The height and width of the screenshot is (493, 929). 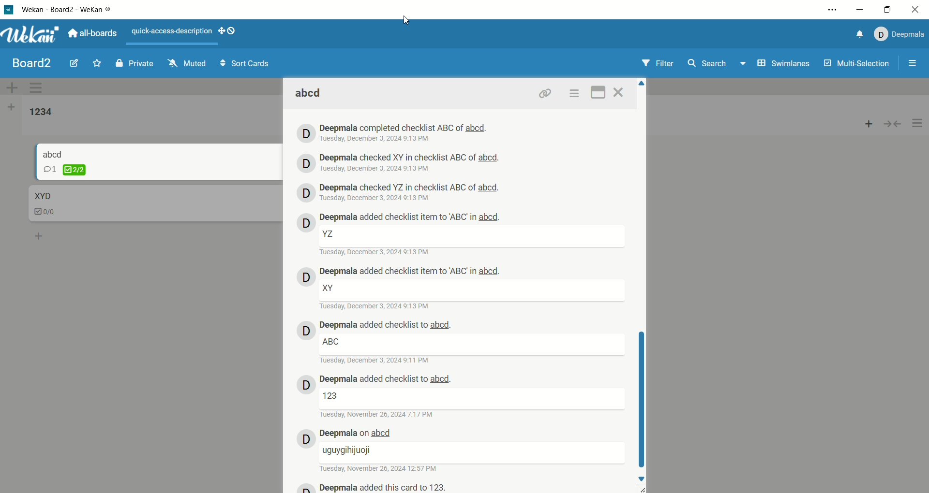 What do you see at coordinates (378, 415) in the screenshot?
I see `date and time` at bounding box center [378, 415].